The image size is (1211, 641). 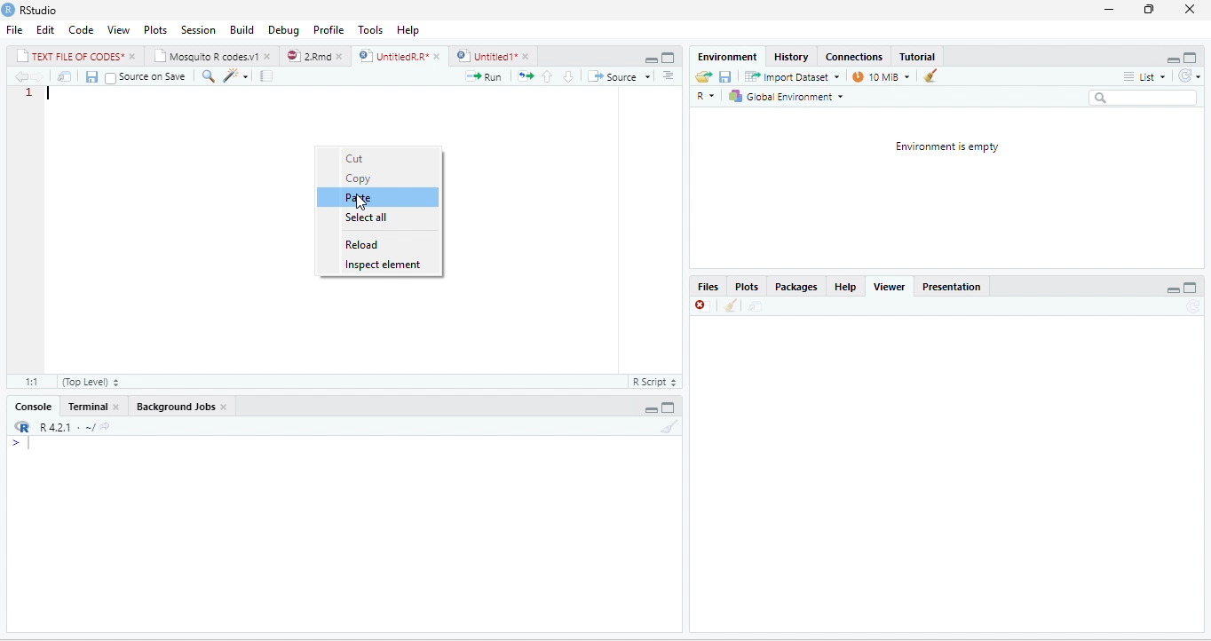 What do you see at coordinates (1146, 77) in the screenshot?
I see `list` at bounding box center [1146, 77].